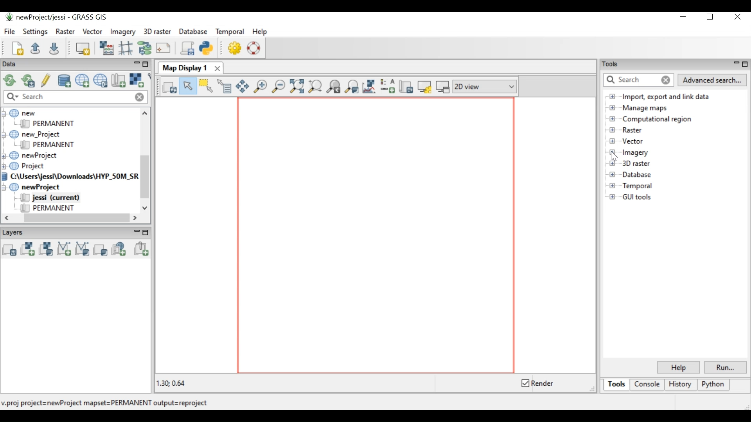  What do you see at coordinates (36, 47) in the screenshot?
I see `Open existing workspace to fil` at bounding box center [36, 47].